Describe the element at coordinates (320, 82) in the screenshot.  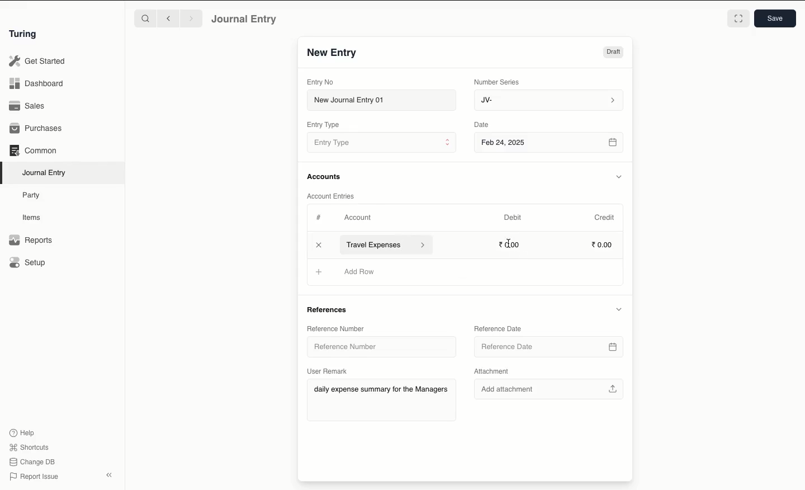
I see `Entry No` at that location.